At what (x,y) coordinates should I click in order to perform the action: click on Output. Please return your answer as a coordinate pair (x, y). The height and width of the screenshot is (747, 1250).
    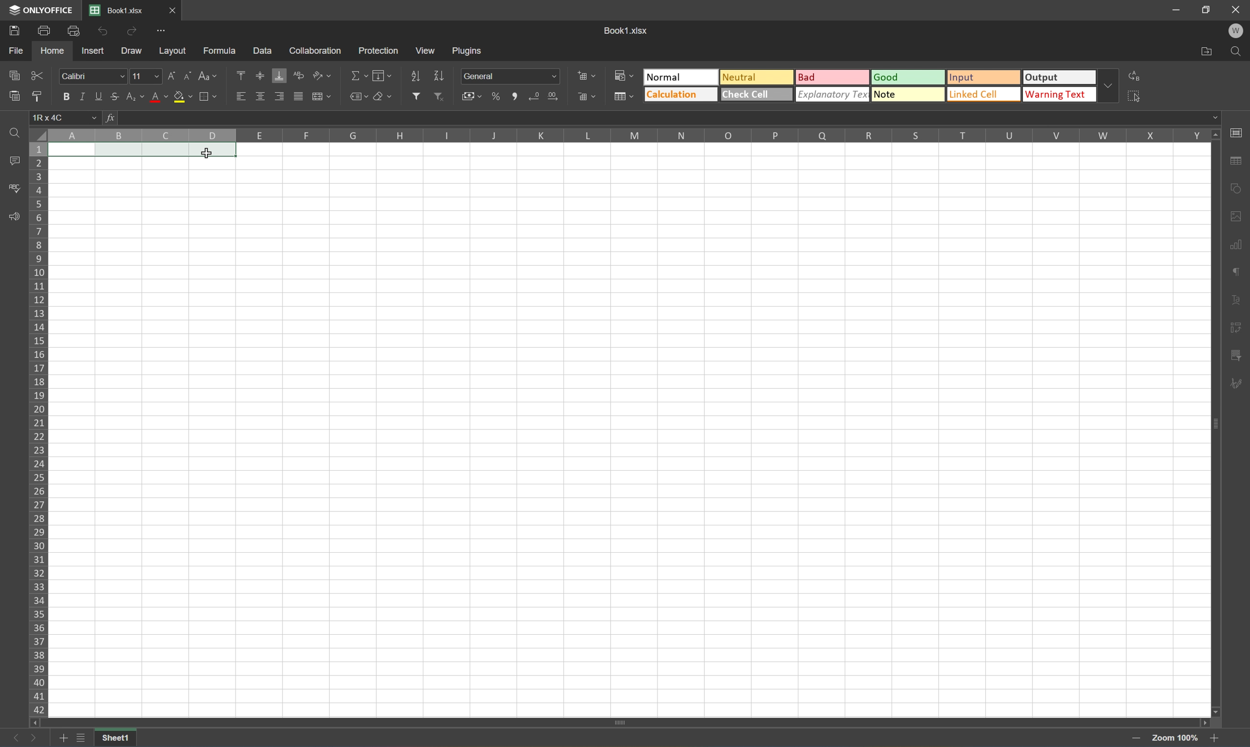
    Looking at the image, I should click on (1063, 78).